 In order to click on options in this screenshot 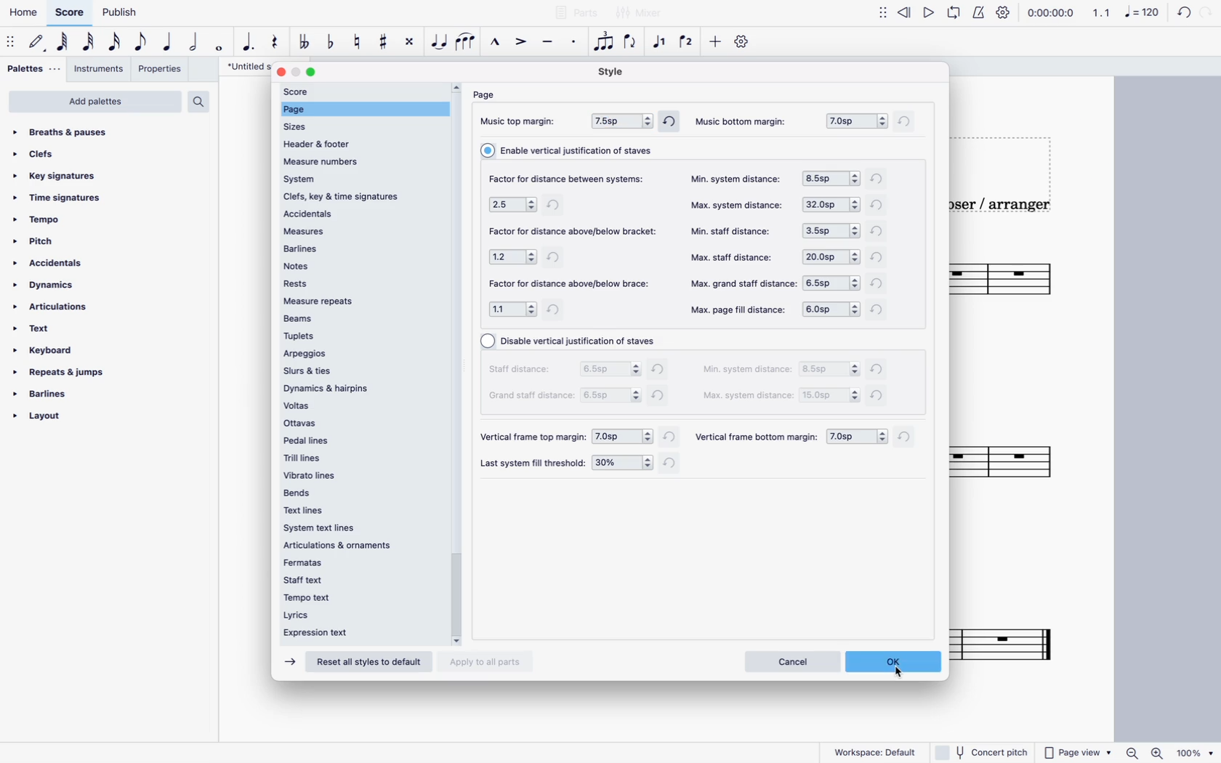, I will do `click(623, 464)`.